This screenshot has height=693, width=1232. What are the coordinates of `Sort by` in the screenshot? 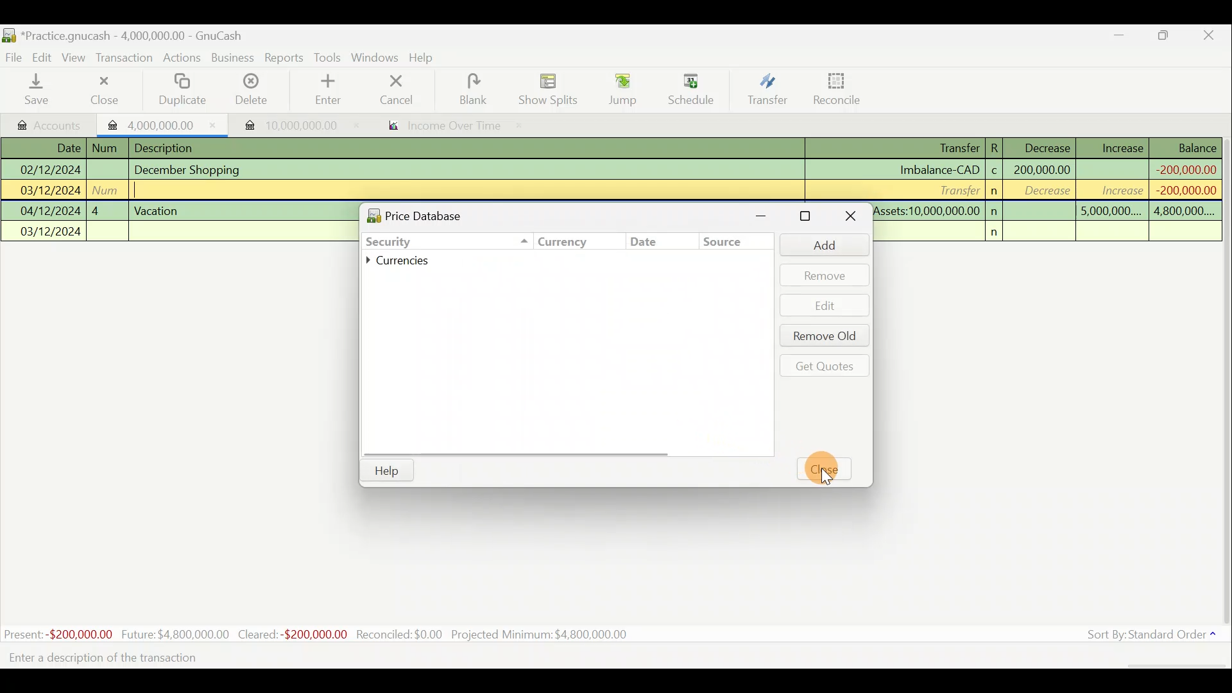 It's located at (1145, 636).